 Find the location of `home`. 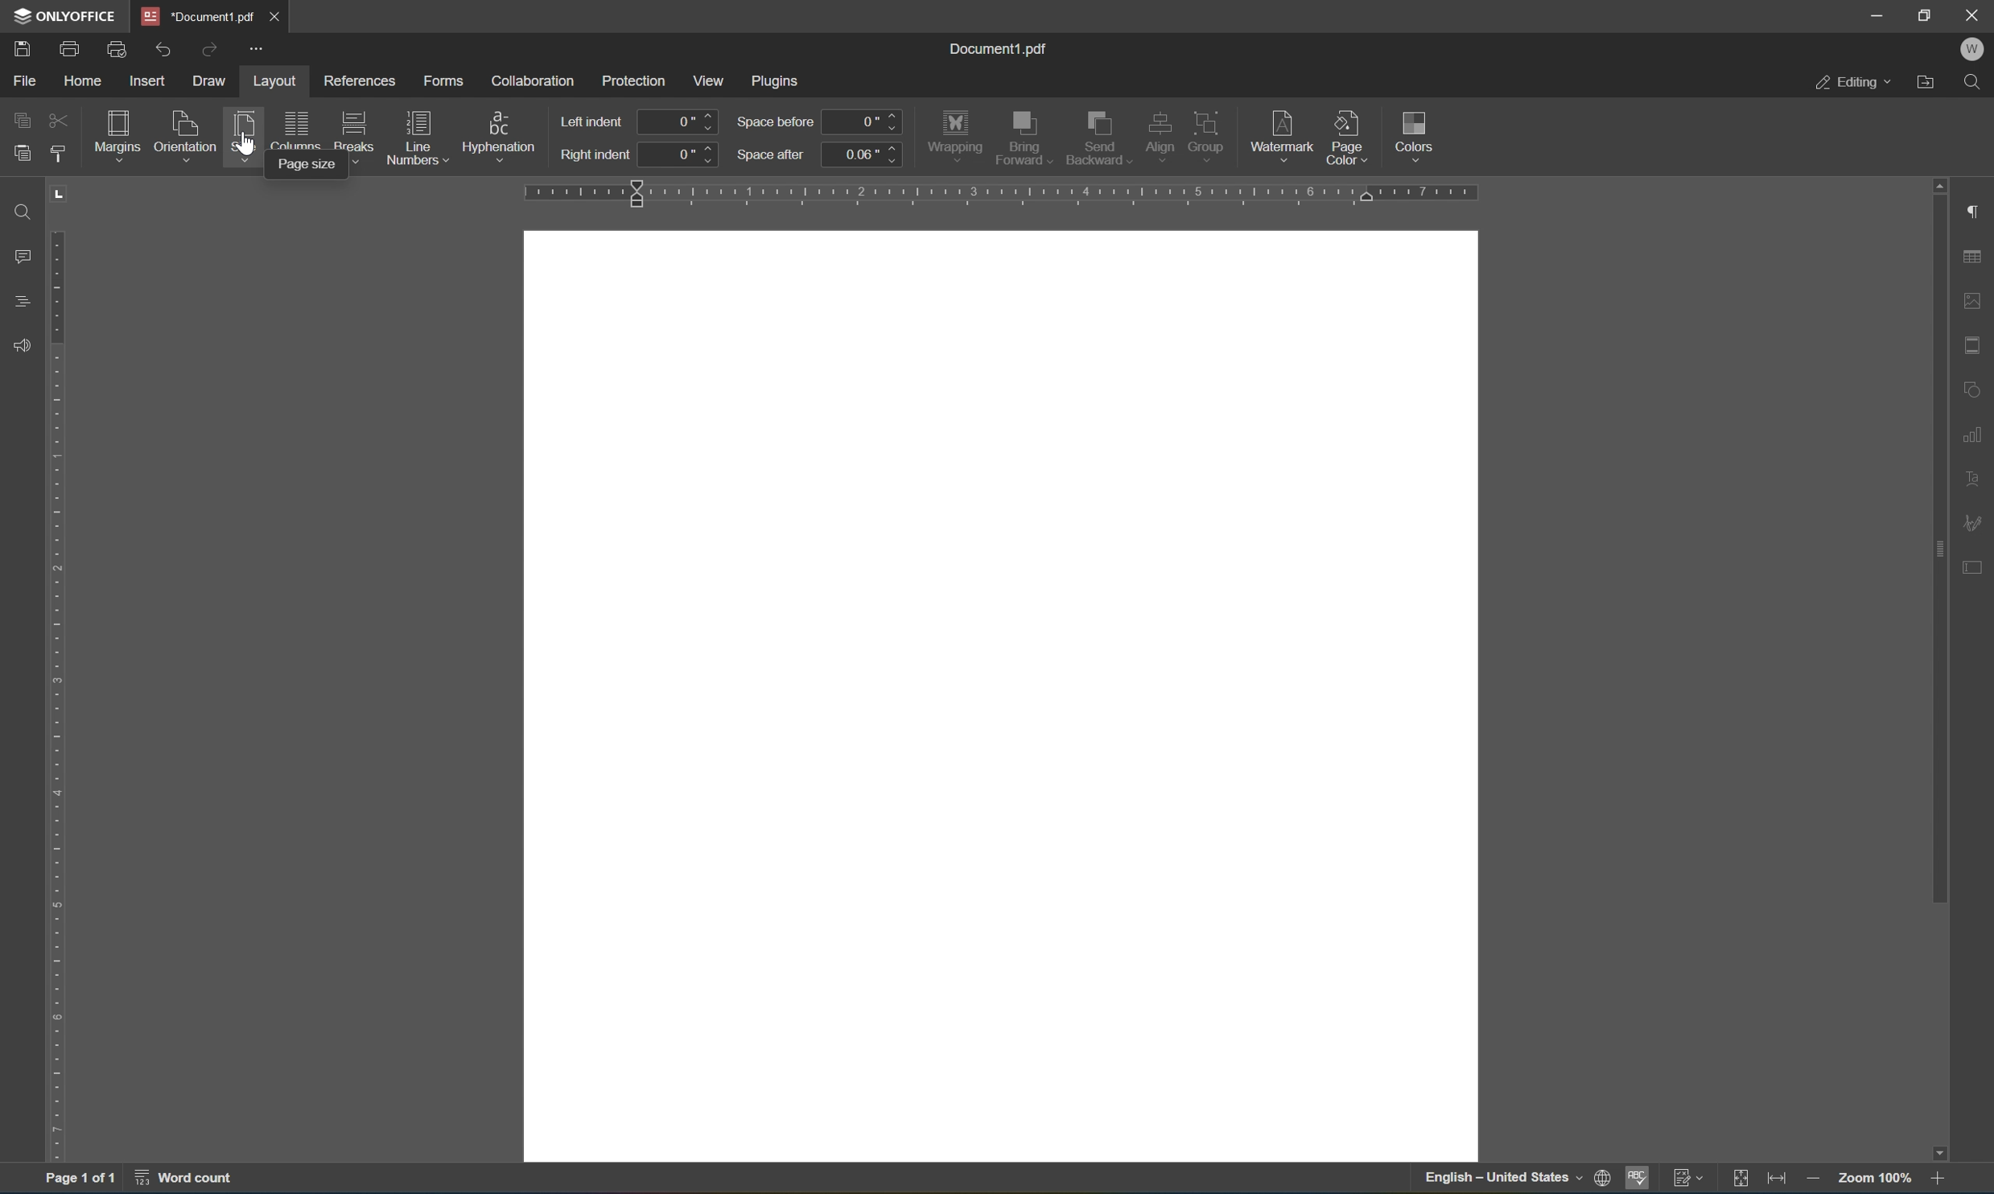

home is located at coordinates (80, 80).